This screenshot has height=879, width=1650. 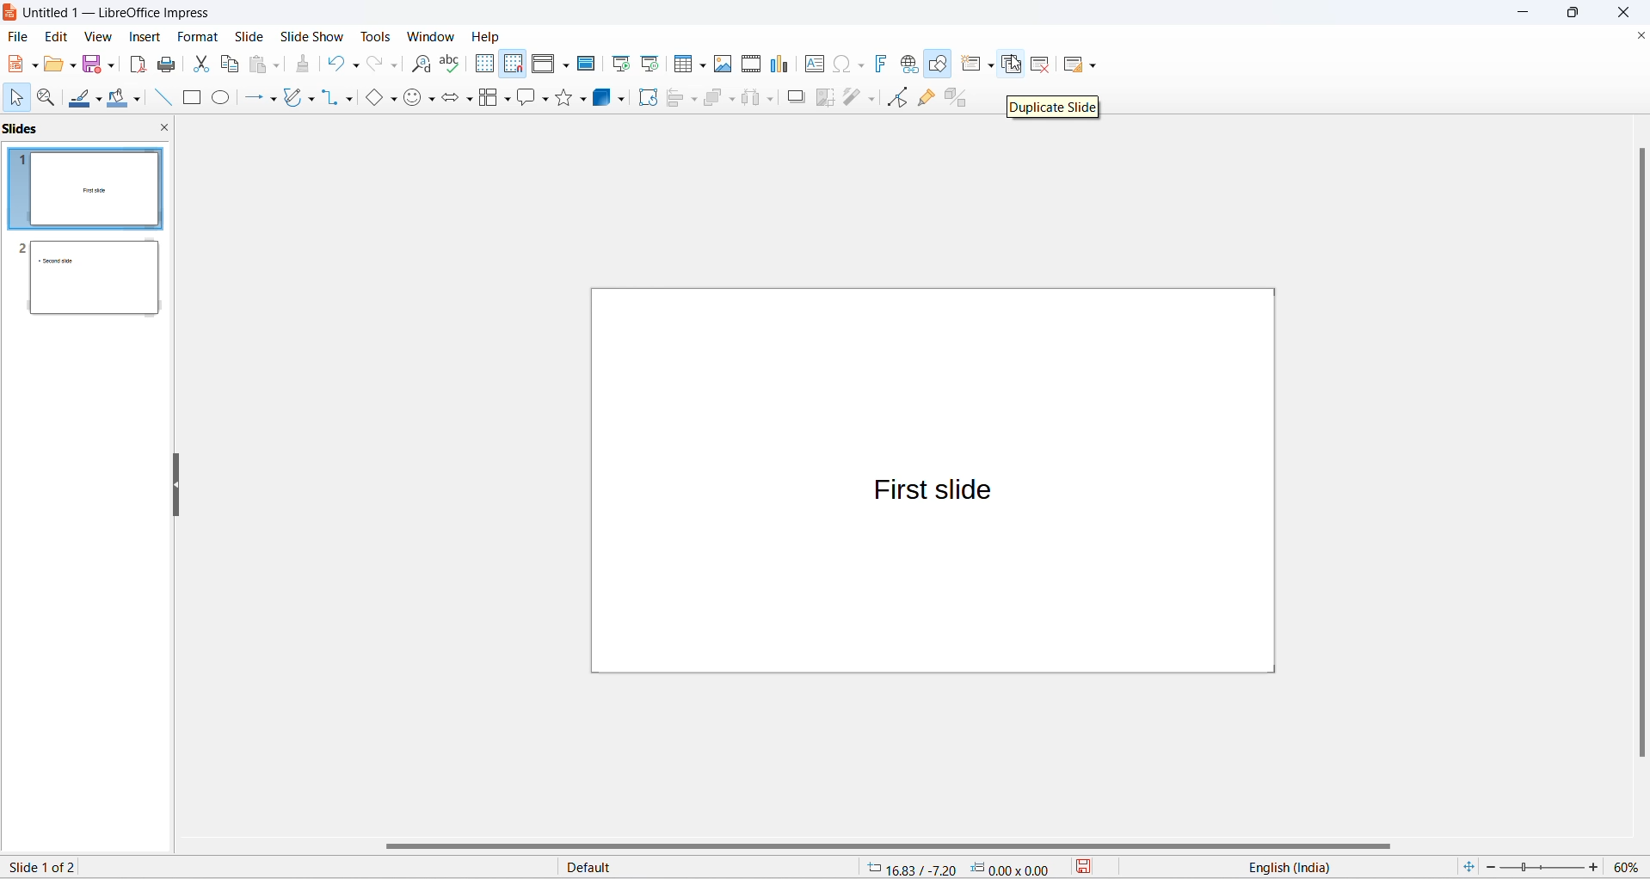 What do you see at coordinates (1638, 38) in the screenshot?
I see `close document` at bounding box center [1638, 38].